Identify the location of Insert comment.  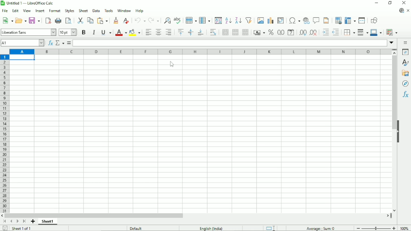
(316, 20).